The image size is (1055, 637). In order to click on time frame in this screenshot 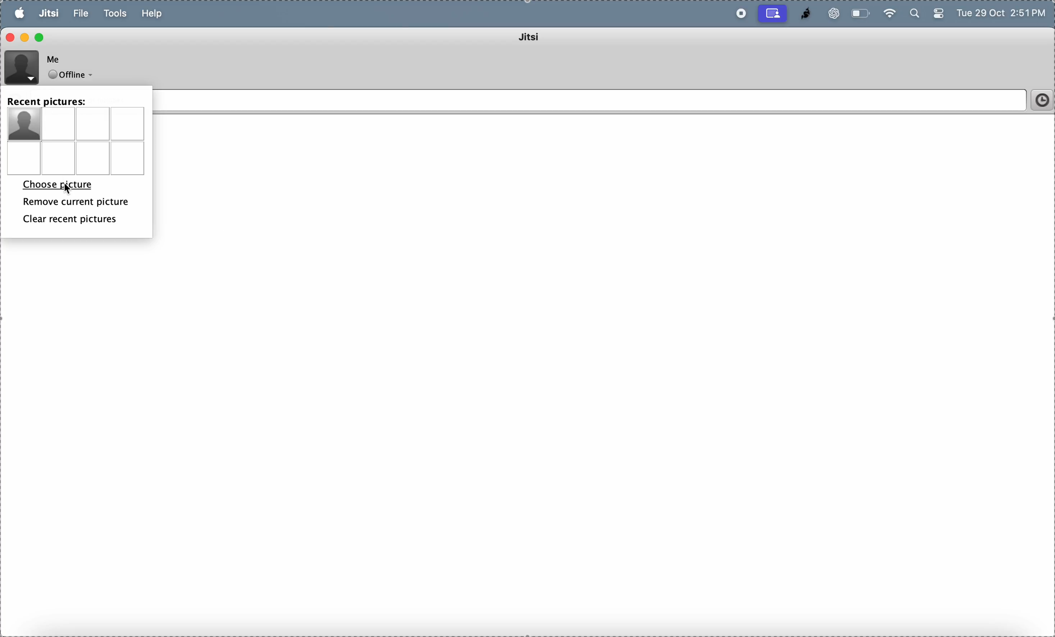, I will do `click(1039, 100)`.